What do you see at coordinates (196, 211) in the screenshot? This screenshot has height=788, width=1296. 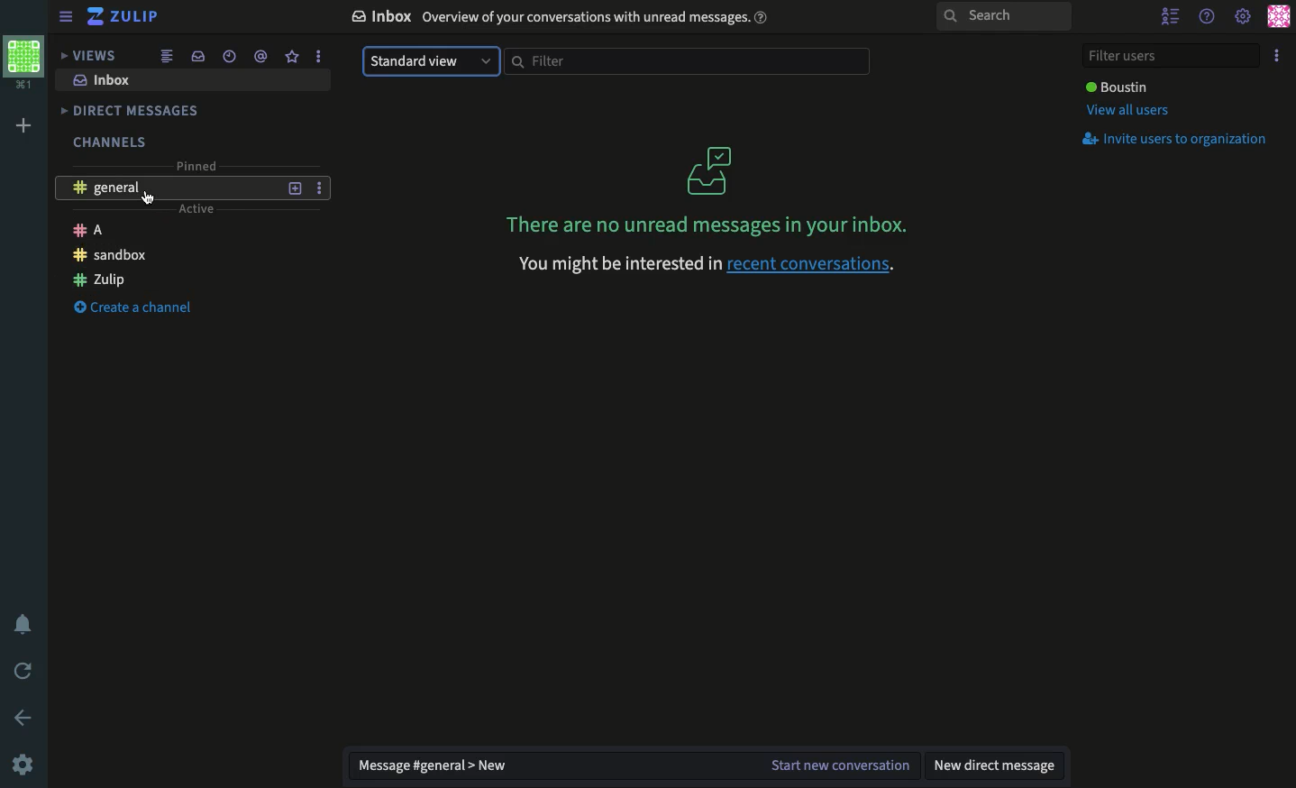 I see `Active` at bounding box center [196, 211].